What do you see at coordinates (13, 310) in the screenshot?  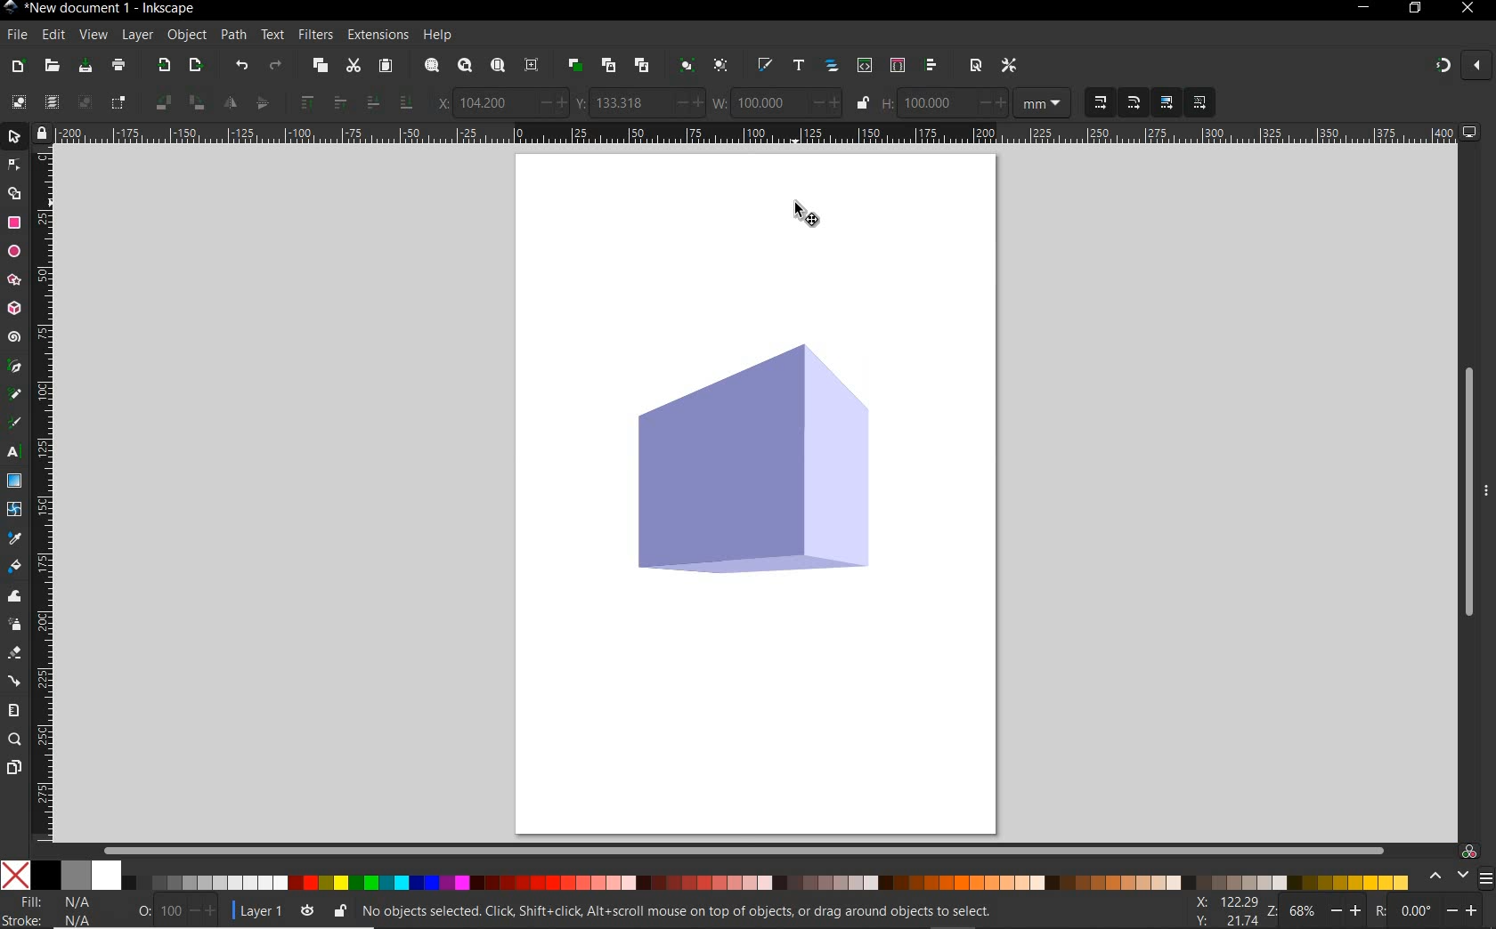 I see `3d box tool` at bounding box center [13, 310].